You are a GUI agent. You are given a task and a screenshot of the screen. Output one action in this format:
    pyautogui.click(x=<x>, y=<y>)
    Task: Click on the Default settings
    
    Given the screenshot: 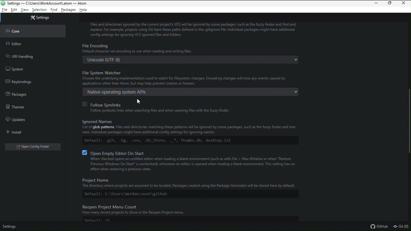 What is the action you would take?
    pyautogui.click(x=39, y=92)
    